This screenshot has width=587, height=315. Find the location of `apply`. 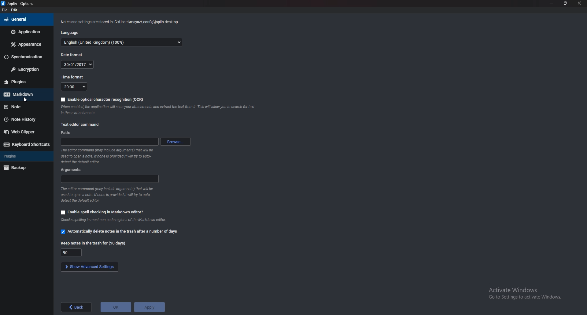

apply is located at coordinates (149, 307).